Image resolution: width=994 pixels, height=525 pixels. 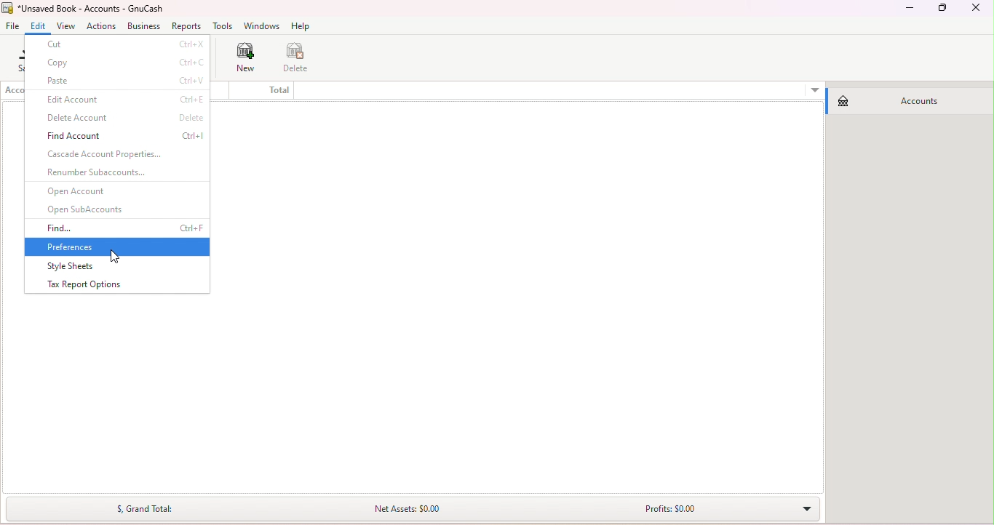 I want to click on New, so click(x=247, y=59).